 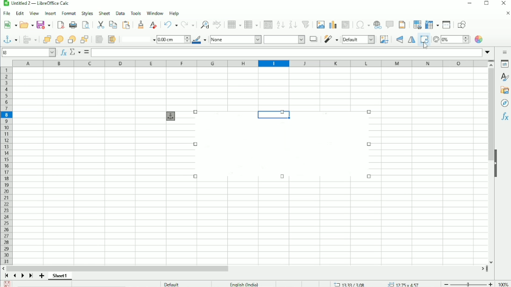 I want to click on Find and rest, so click(x=204, y=24).